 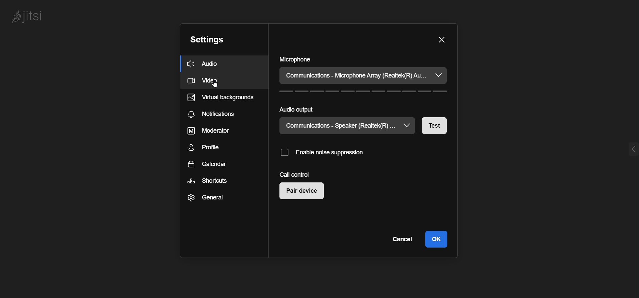 I want to click on shortcuts, so click(x=208, y=181).